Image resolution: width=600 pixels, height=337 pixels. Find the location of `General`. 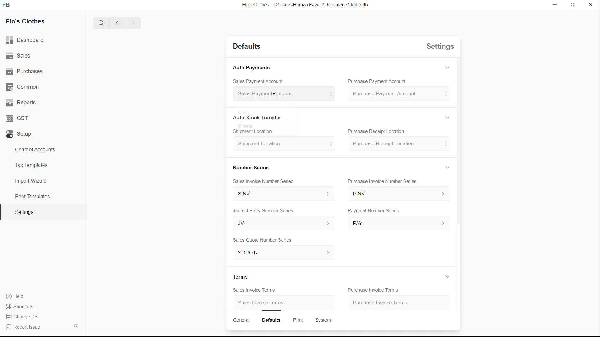

General is located at coordinates (241, 320).